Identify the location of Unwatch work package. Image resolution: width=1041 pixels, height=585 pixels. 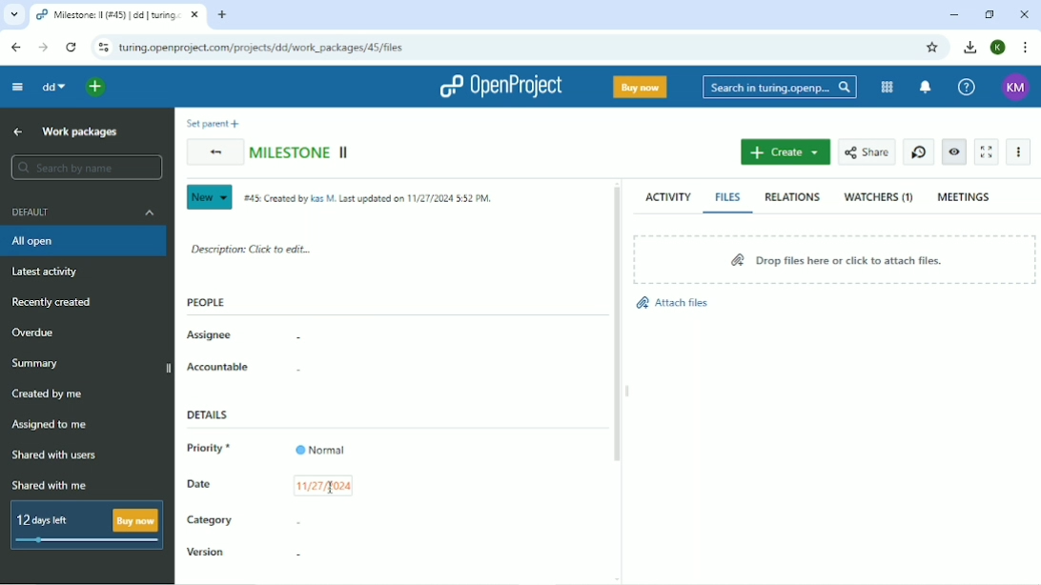
(953, 152).